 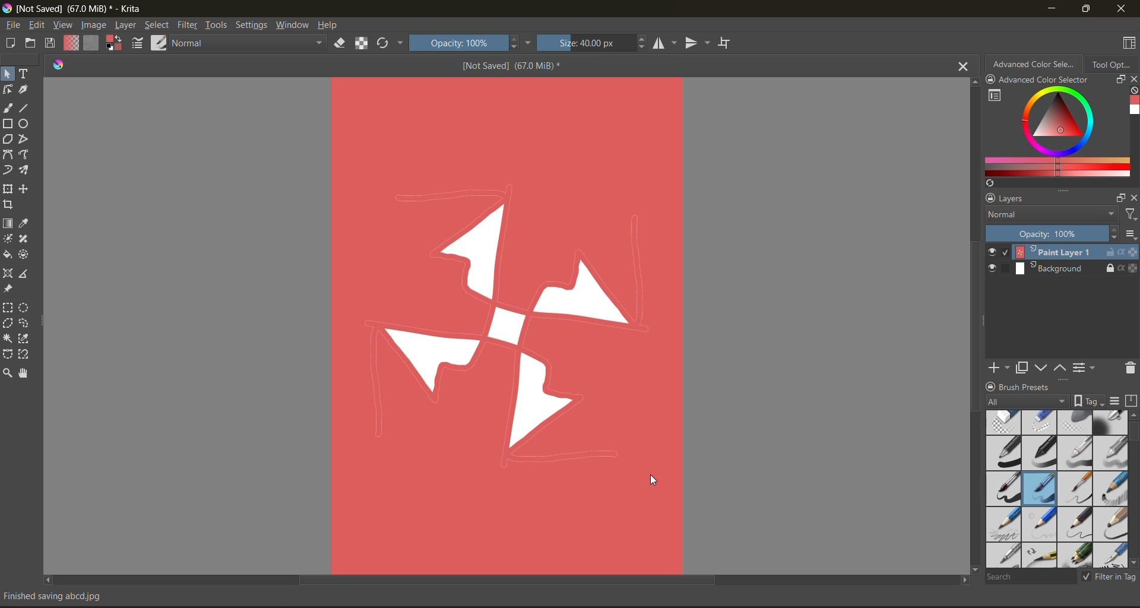 I want to click on vertical scroll bar, so click(x=972, y=327).